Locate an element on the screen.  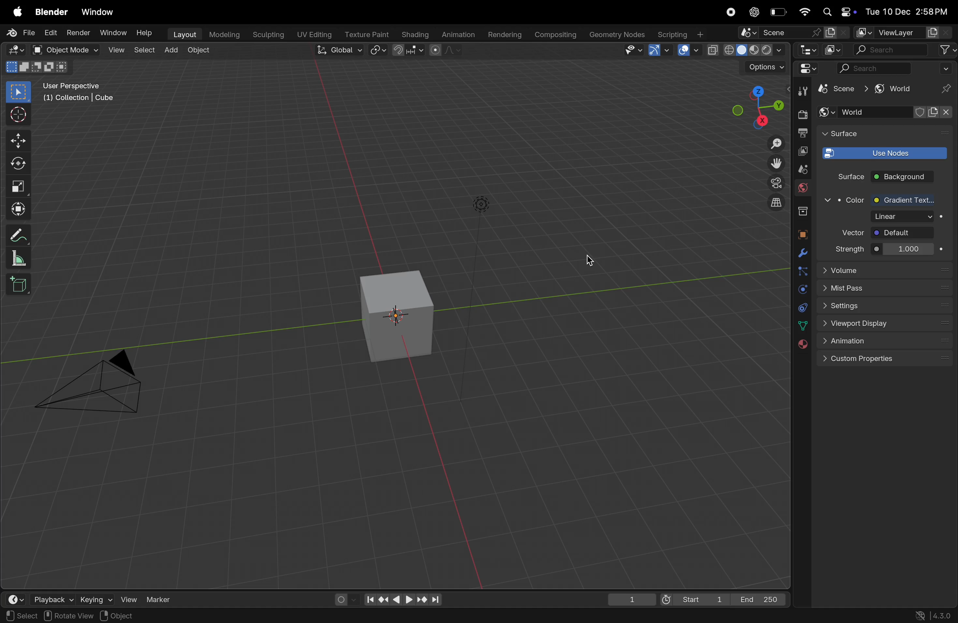
data is located at coordinates (804, 326).